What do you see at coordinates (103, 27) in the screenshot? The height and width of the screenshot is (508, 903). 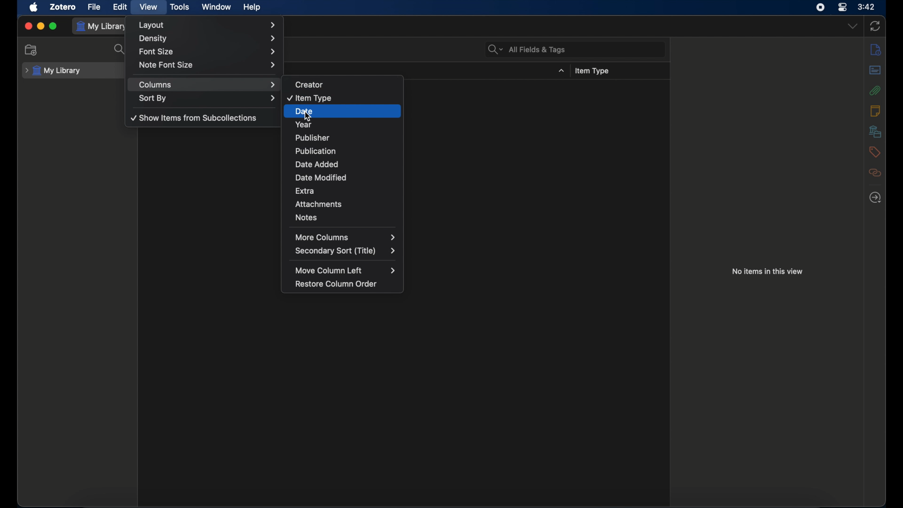 I see `my library` at bounding box center [103, 27].